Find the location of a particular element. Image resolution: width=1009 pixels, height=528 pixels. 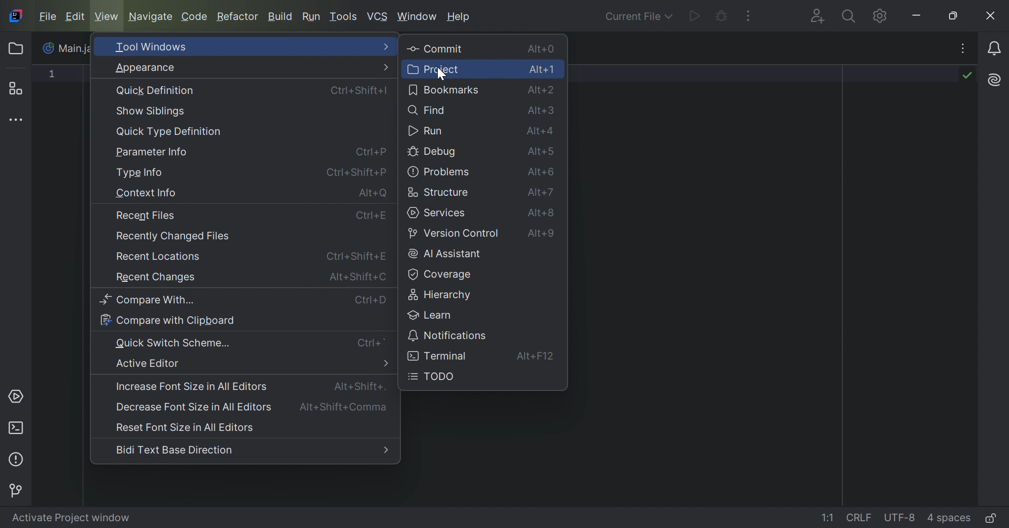

Structure is located at coordinates (438, 193).